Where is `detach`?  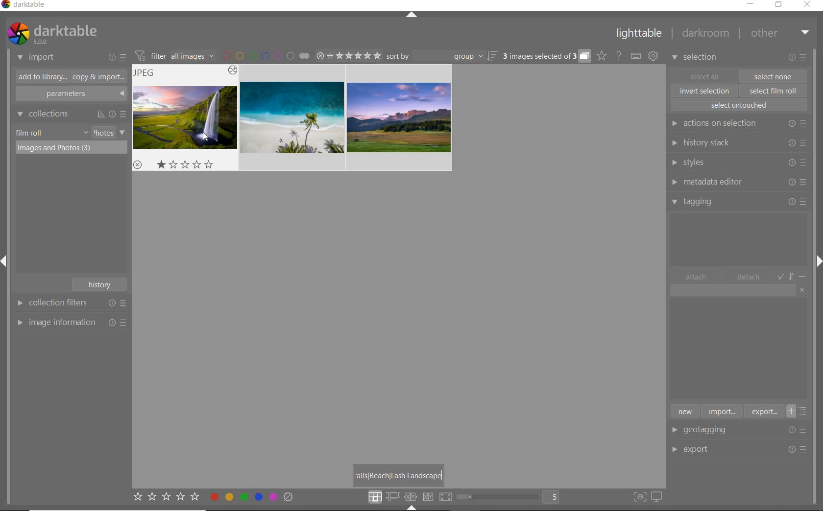 detach is located at coordinates (749, 277).